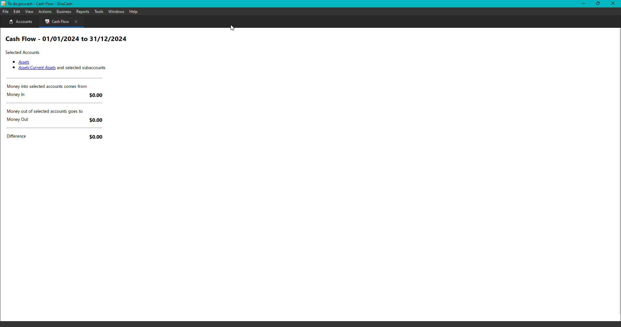 This screenshot has height=327, width=621. Describe the element at coordinates (582, 5) in the screenshot. I see `Restore` at that location.